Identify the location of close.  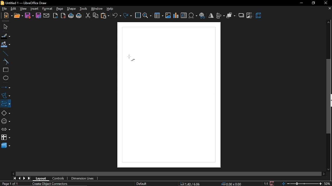
(325, 3).